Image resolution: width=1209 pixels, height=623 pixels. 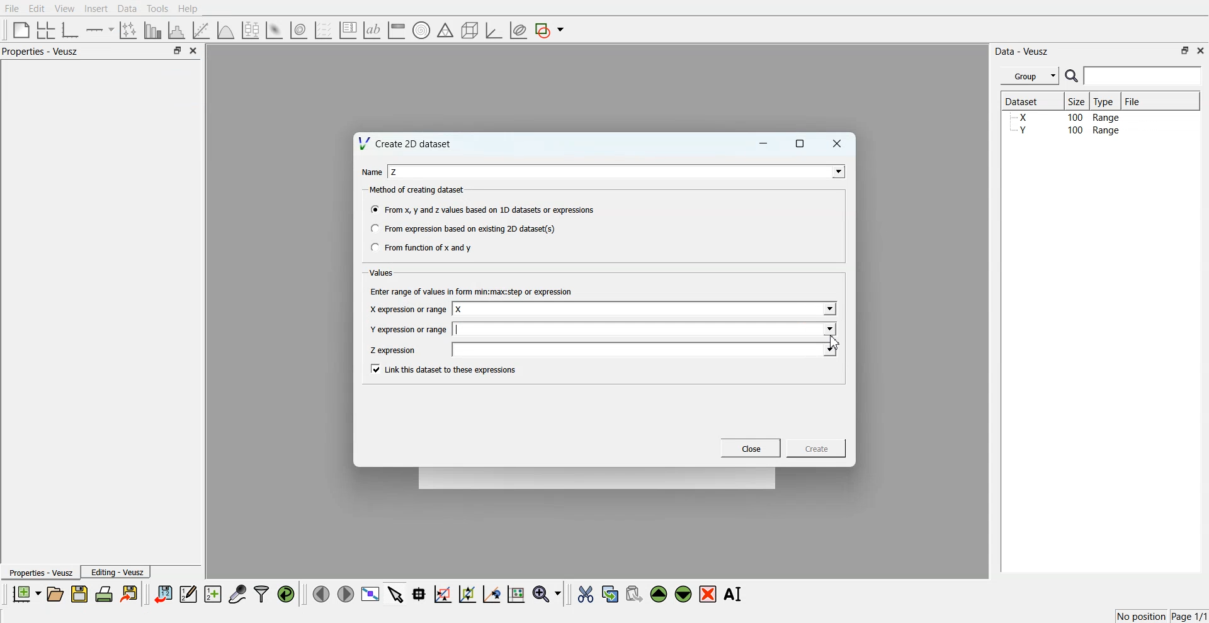 I want to click on Paste widget from the clipboard, so click(x=634, y=593).